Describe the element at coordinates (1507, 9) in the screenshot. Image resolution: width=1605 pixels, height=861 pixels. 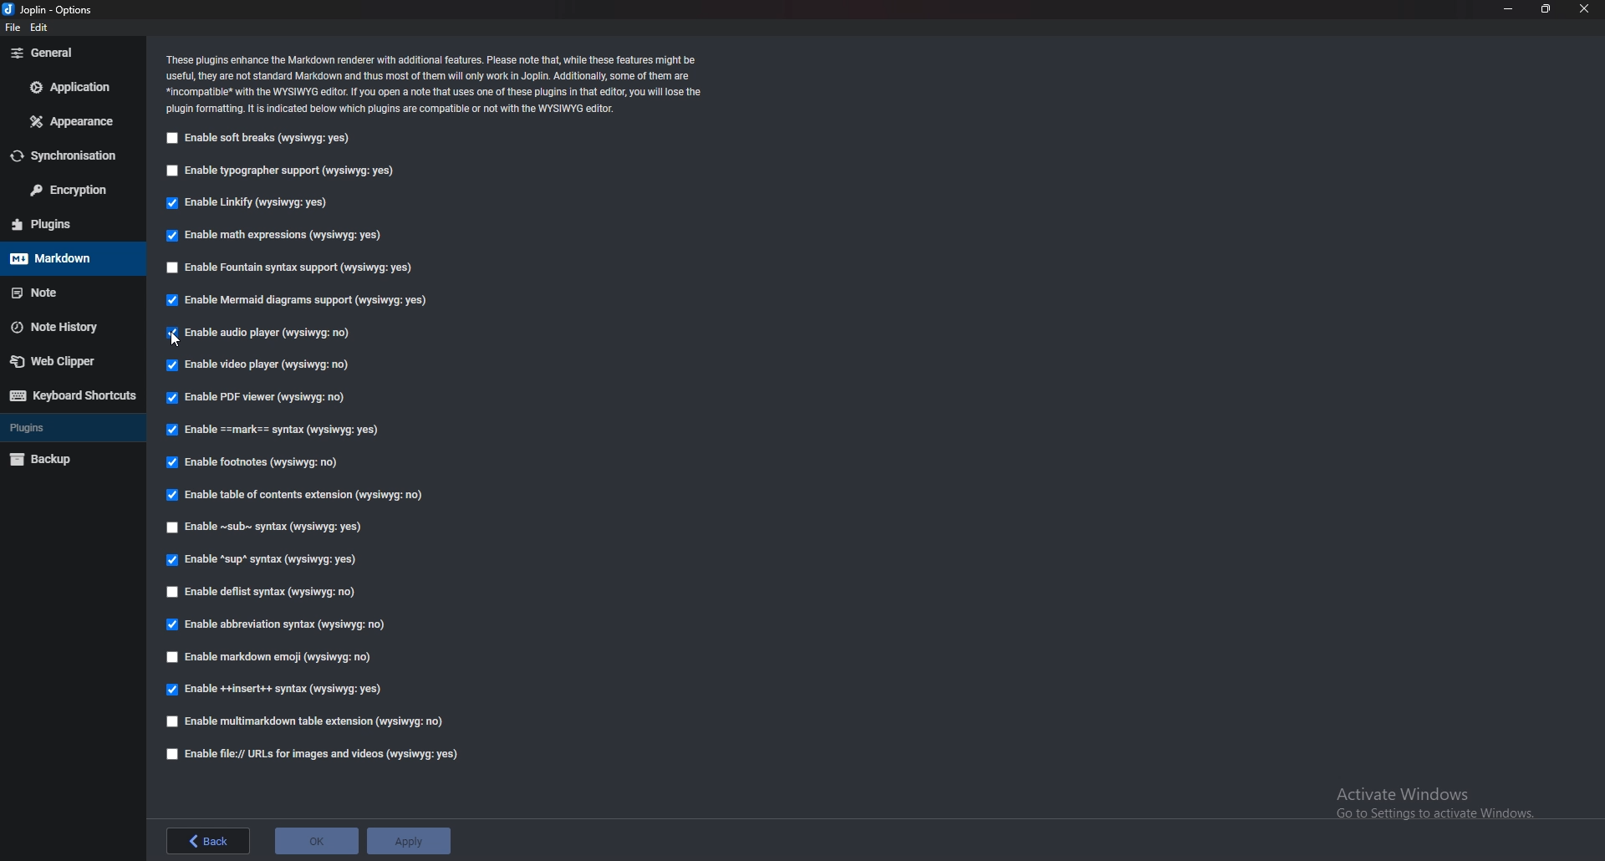
I see `minimize` at that location.